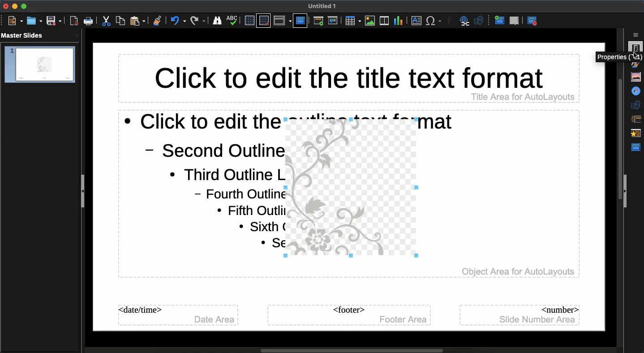 The image size is (644, 353). Describe the element at coordinates (434, 21) in the screenshot. I see `Special characters` at that location.